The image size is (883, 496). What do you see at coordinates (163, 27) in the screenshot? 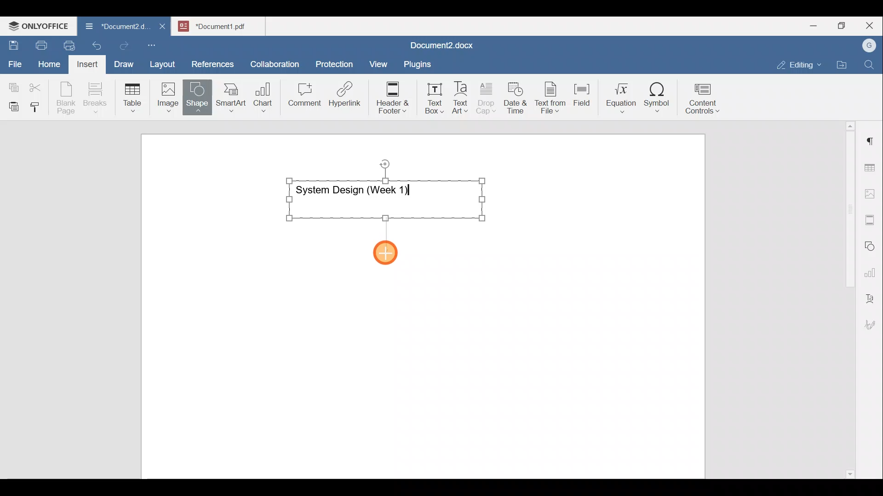
I see `Close document` at bounding box center [163, 27].